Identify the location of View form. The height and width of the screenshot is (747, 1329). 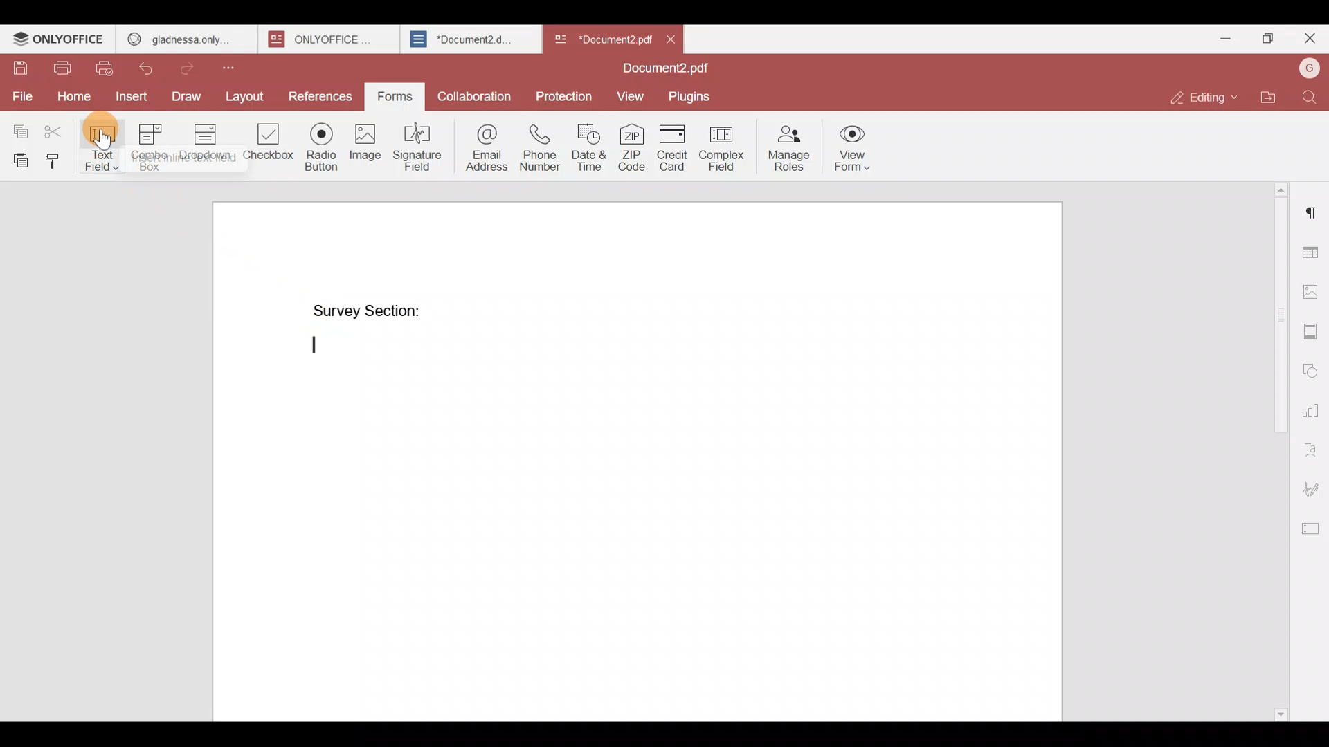
(850, 147).